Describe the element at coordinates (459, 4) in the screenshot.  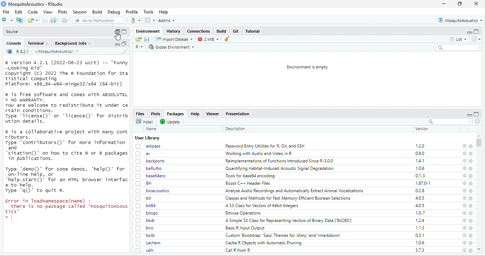
I see `full screen` at that location.